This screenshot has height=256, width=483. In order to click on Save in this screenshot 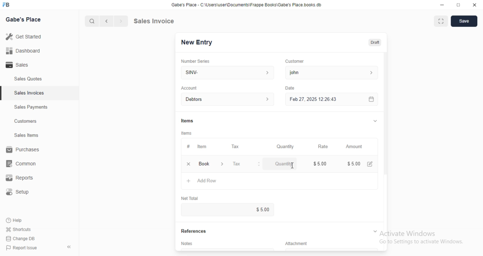, I will do `click(465, 21)`.